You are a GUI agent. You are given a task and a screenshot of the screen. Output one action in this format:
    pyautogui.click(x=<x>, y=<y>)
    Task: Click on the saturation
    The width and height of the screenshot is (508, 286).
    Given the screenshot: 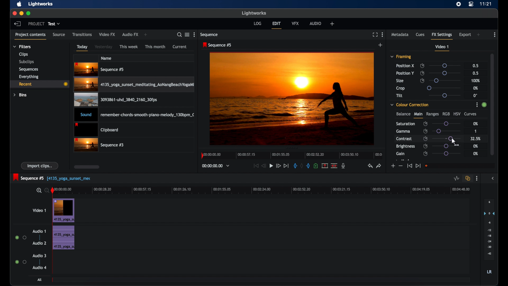 What is the action you would take?
    pyautogui.click(x=405, y=124)
    